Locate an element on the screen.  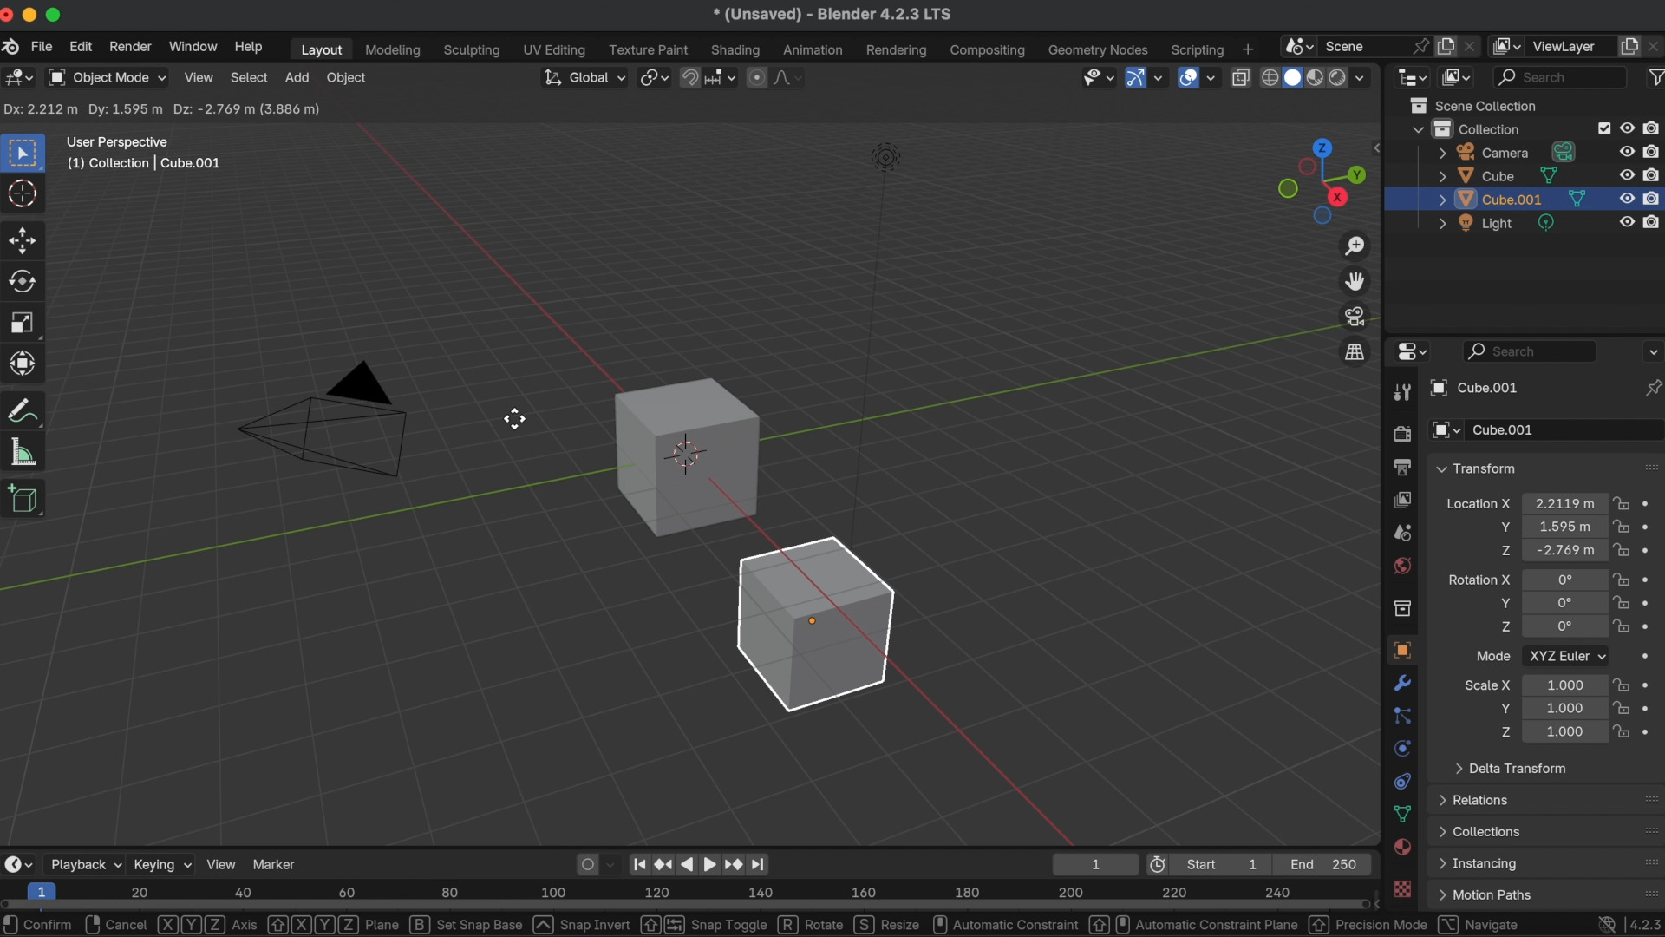
sculpting is located at coordinates (473, 51).